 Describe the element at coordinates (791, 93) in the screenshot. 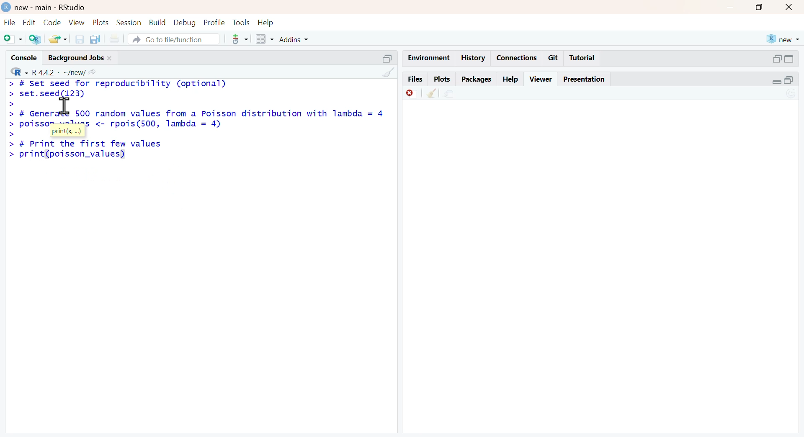

I see `sync` at that location.